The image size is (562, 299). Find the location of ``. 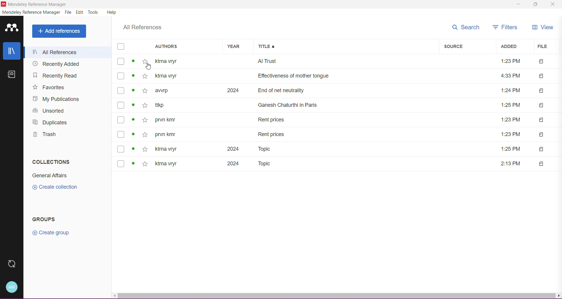

 is located at coordinates (54, 75).